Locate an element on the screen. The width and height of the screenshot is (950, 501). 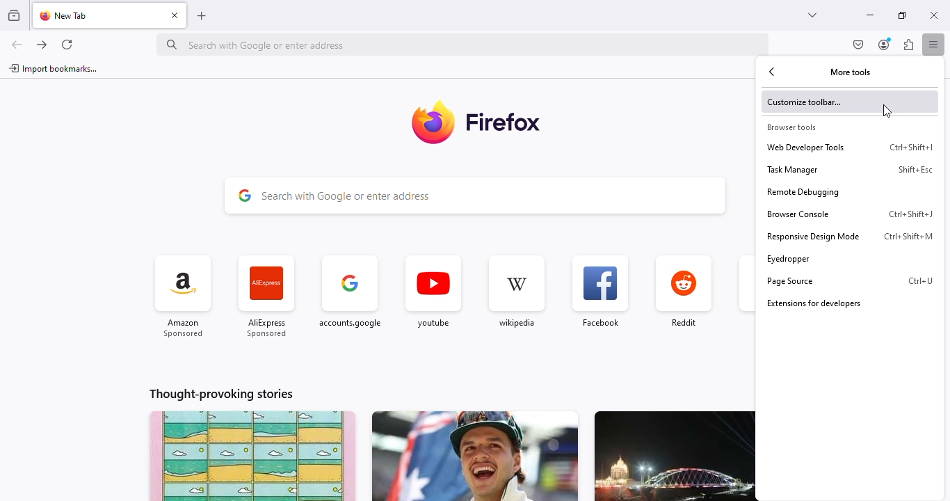
story is located at coordinates (252, 456).